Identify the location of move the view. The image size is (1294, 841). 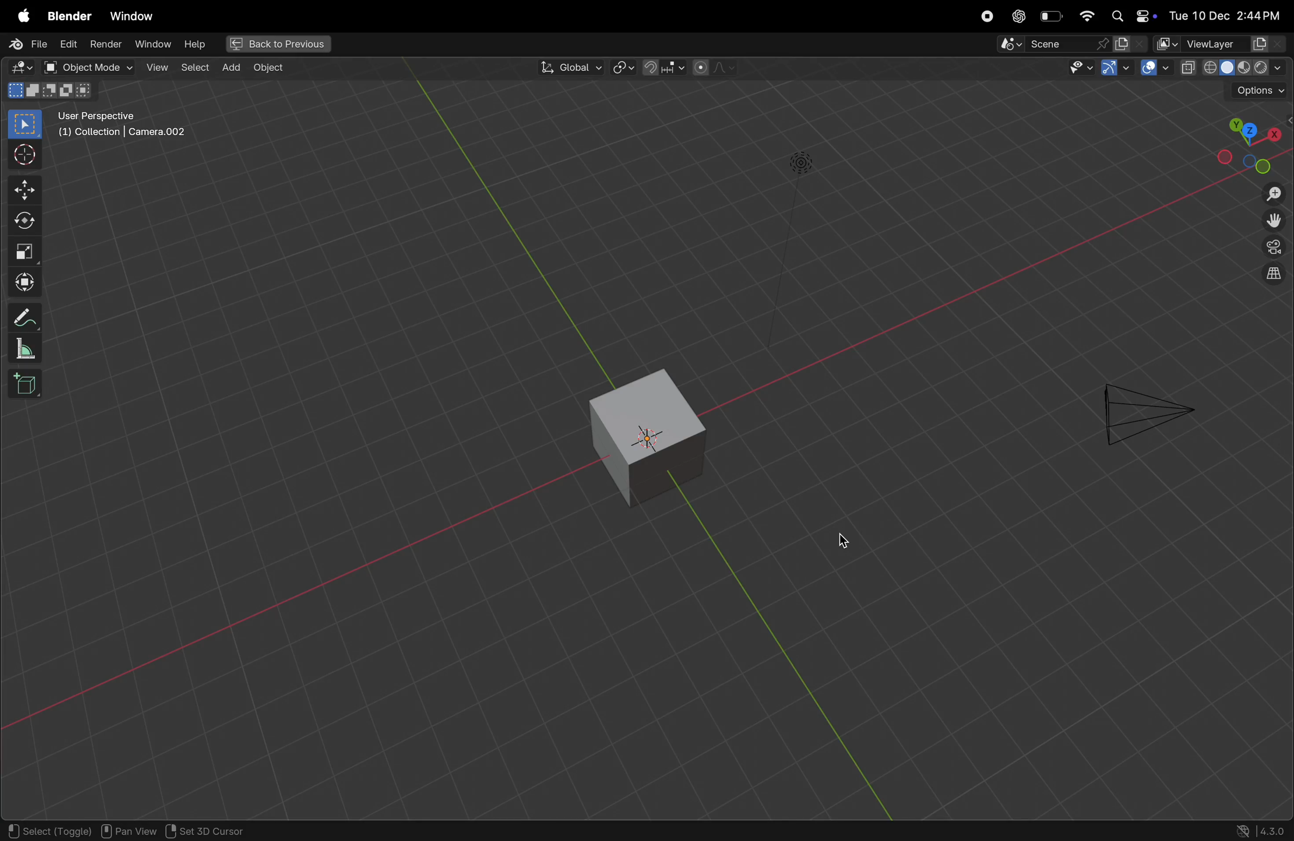
(1273, 222).